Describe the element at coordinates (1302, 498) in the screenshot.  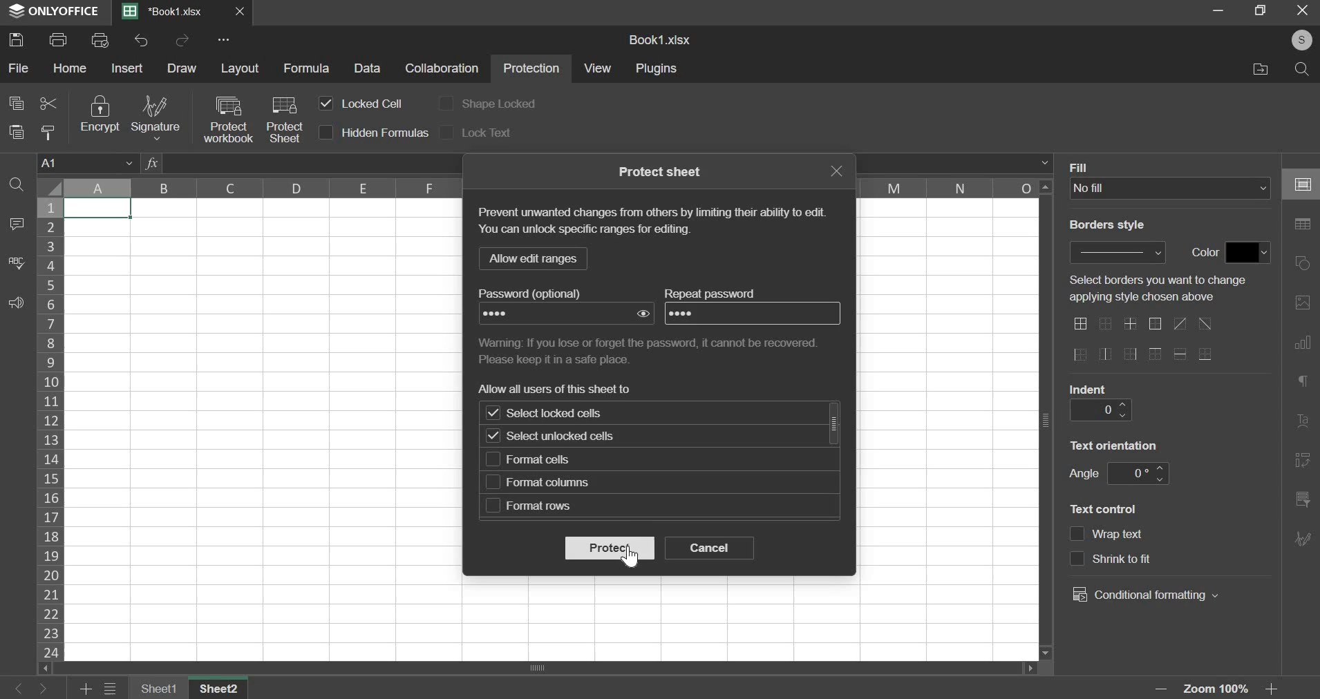
I see `right side bar` at that location.